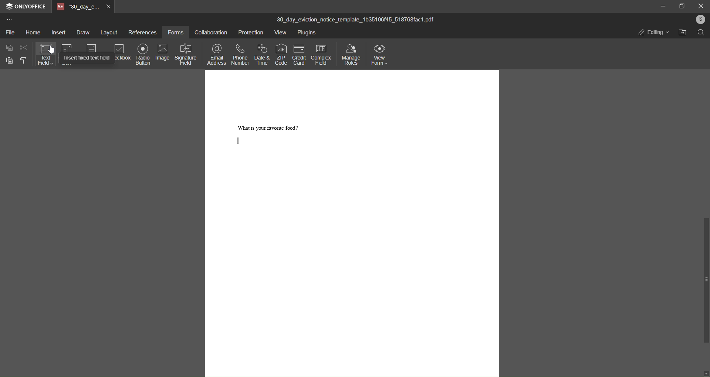  What do you see at coordinates (356, 18) in the screenshot?
I see `title` at bounding box center [356, 18].